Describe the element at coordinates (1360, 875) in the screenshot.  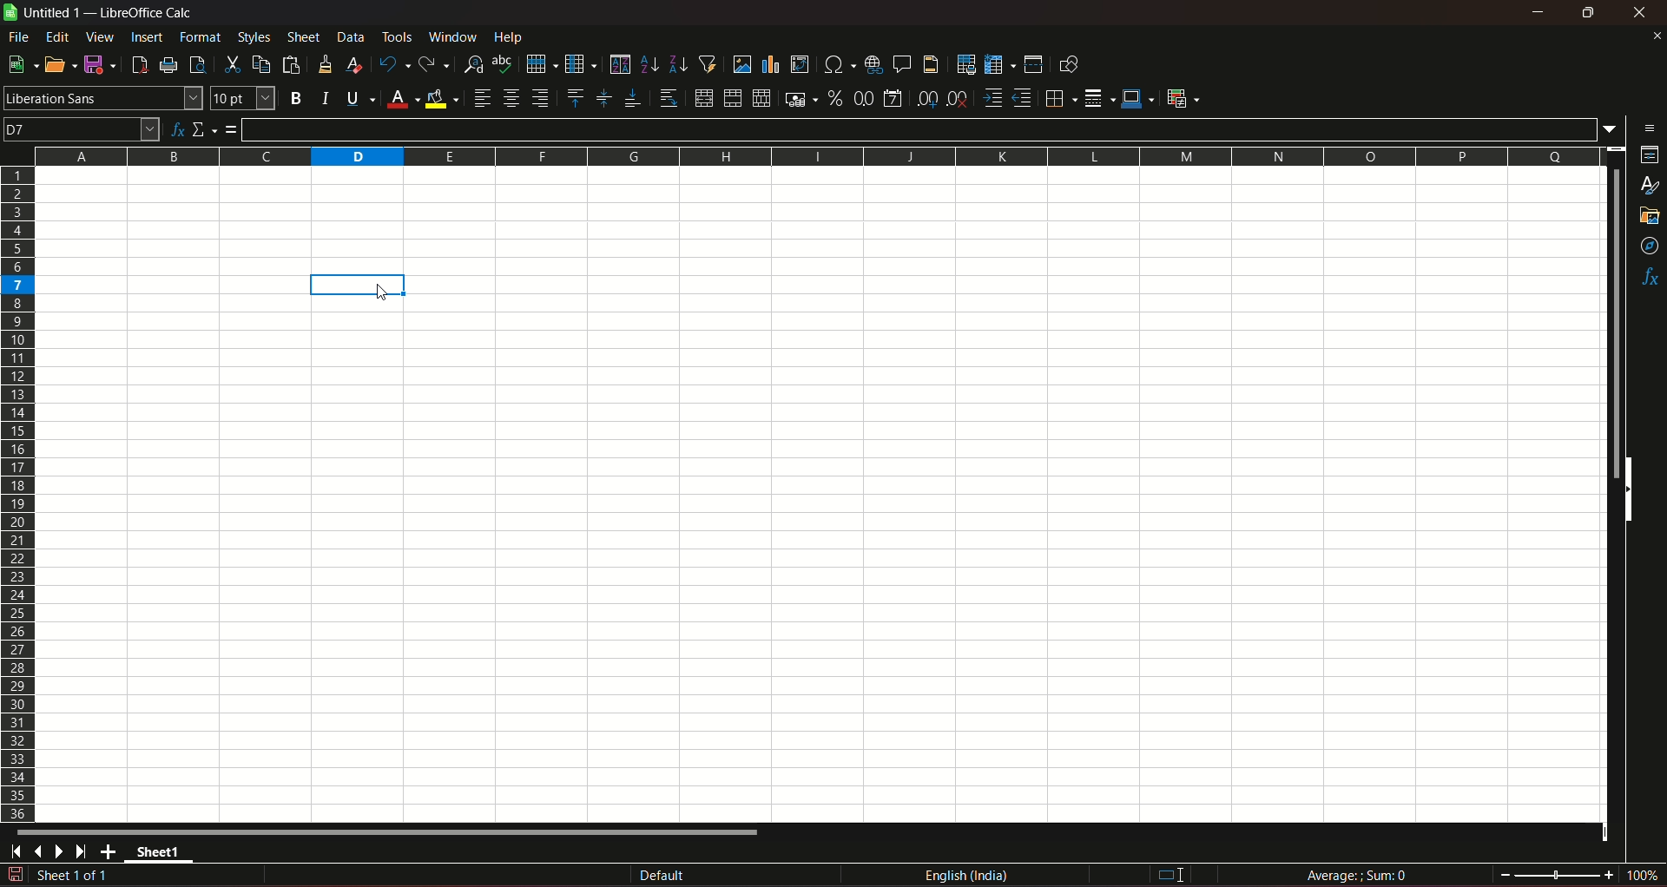
I see `formula` at that location.